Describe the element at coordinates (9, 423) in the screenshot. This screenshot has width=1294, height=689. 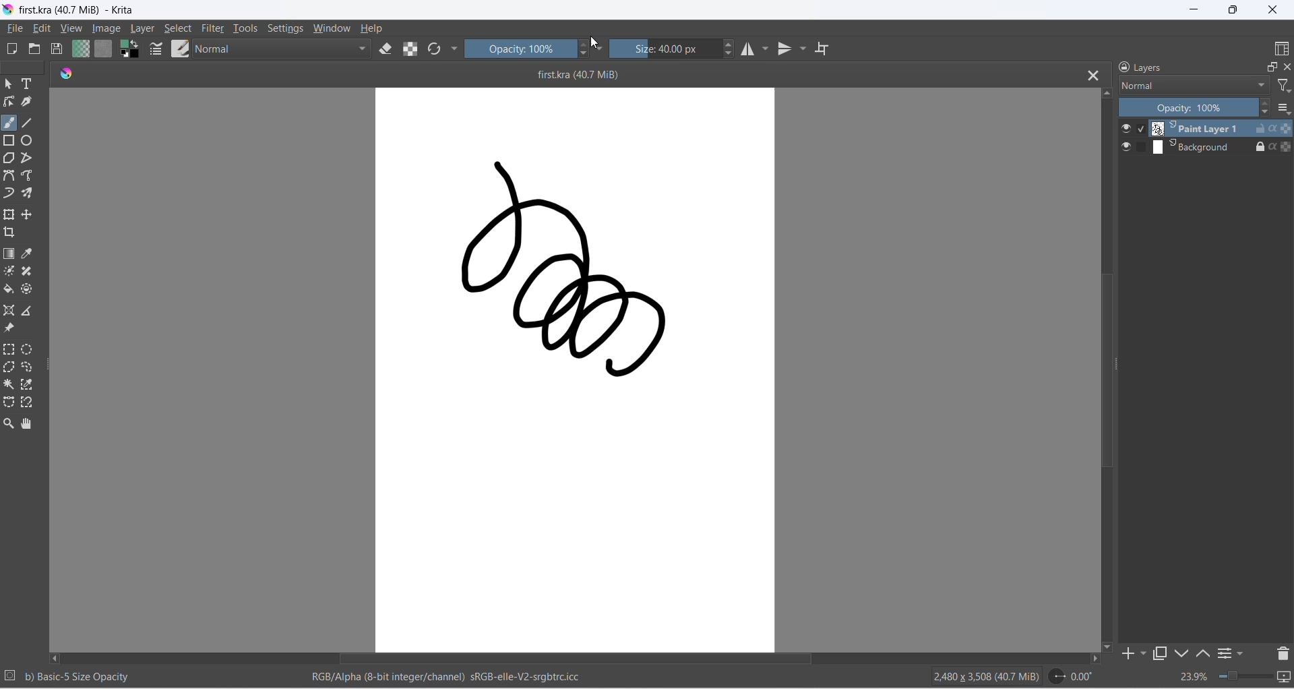
I see `zoom tool` at that location.